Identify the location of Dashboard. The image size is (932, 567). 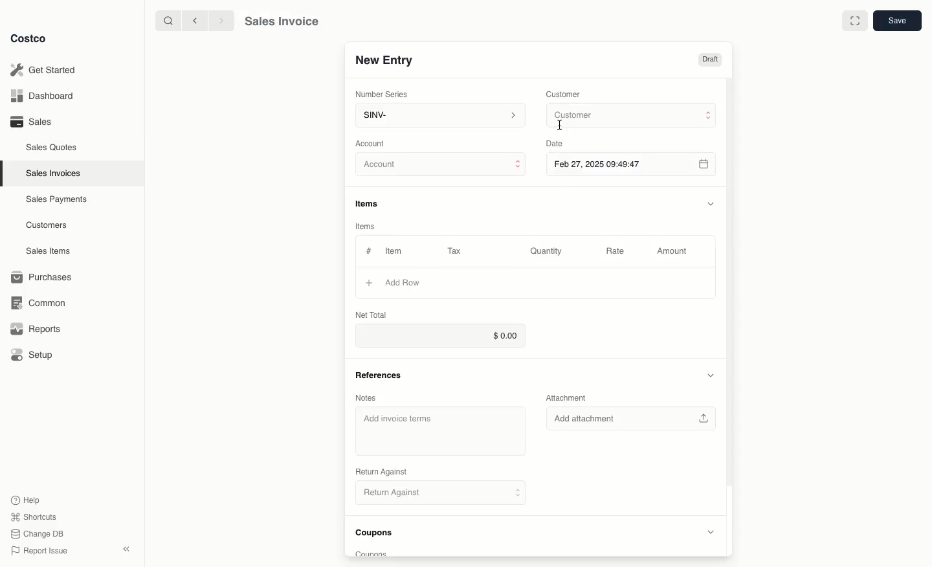
(45, 96).